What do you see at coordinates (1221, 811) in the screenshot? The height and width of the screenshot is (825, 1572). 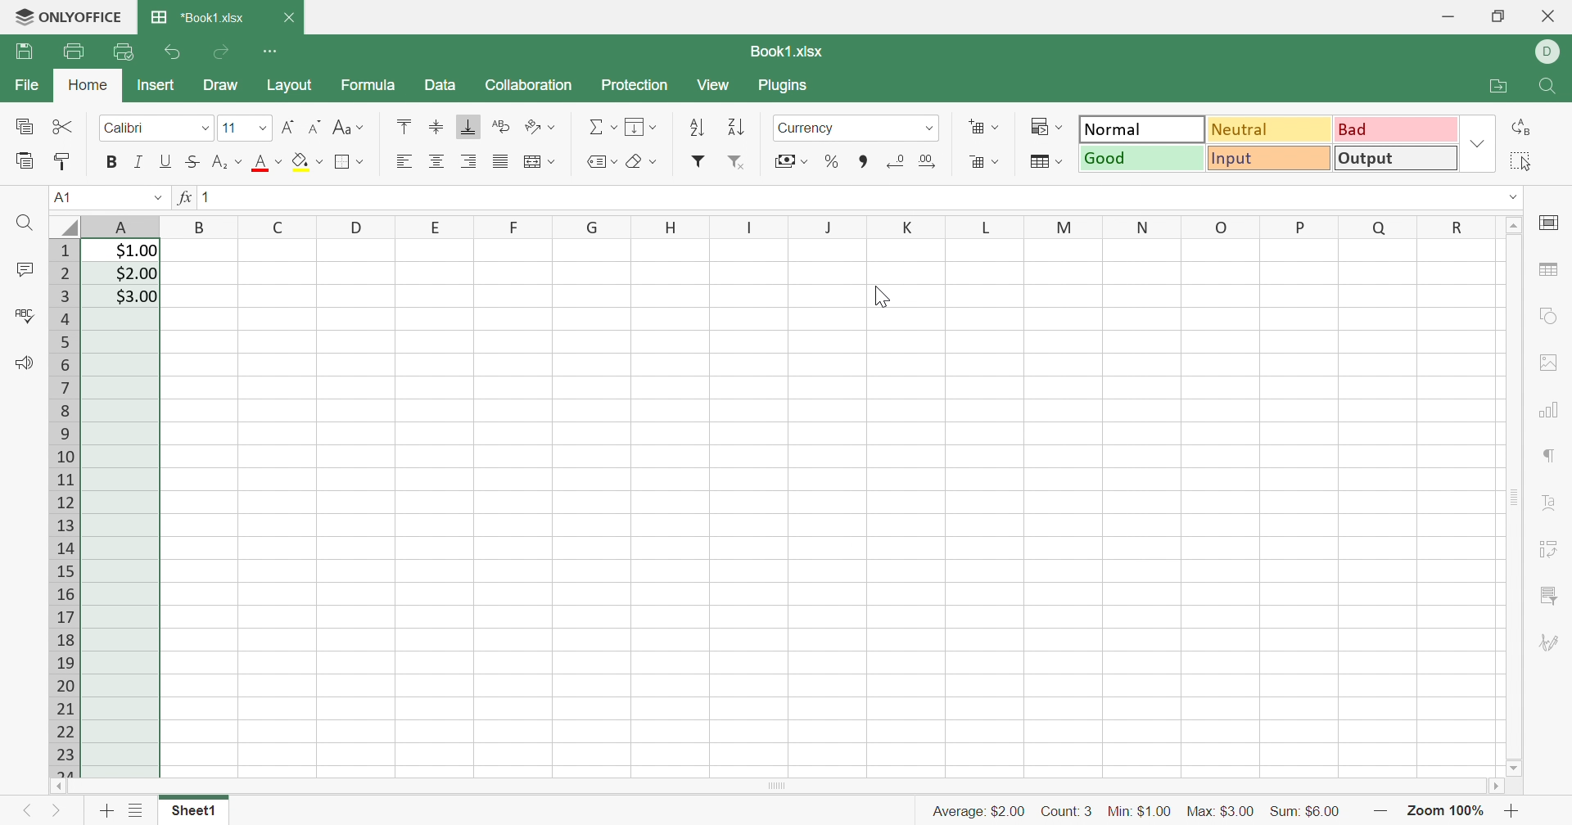 I see `Max: $6.00` at bounding box center [1221, 811].